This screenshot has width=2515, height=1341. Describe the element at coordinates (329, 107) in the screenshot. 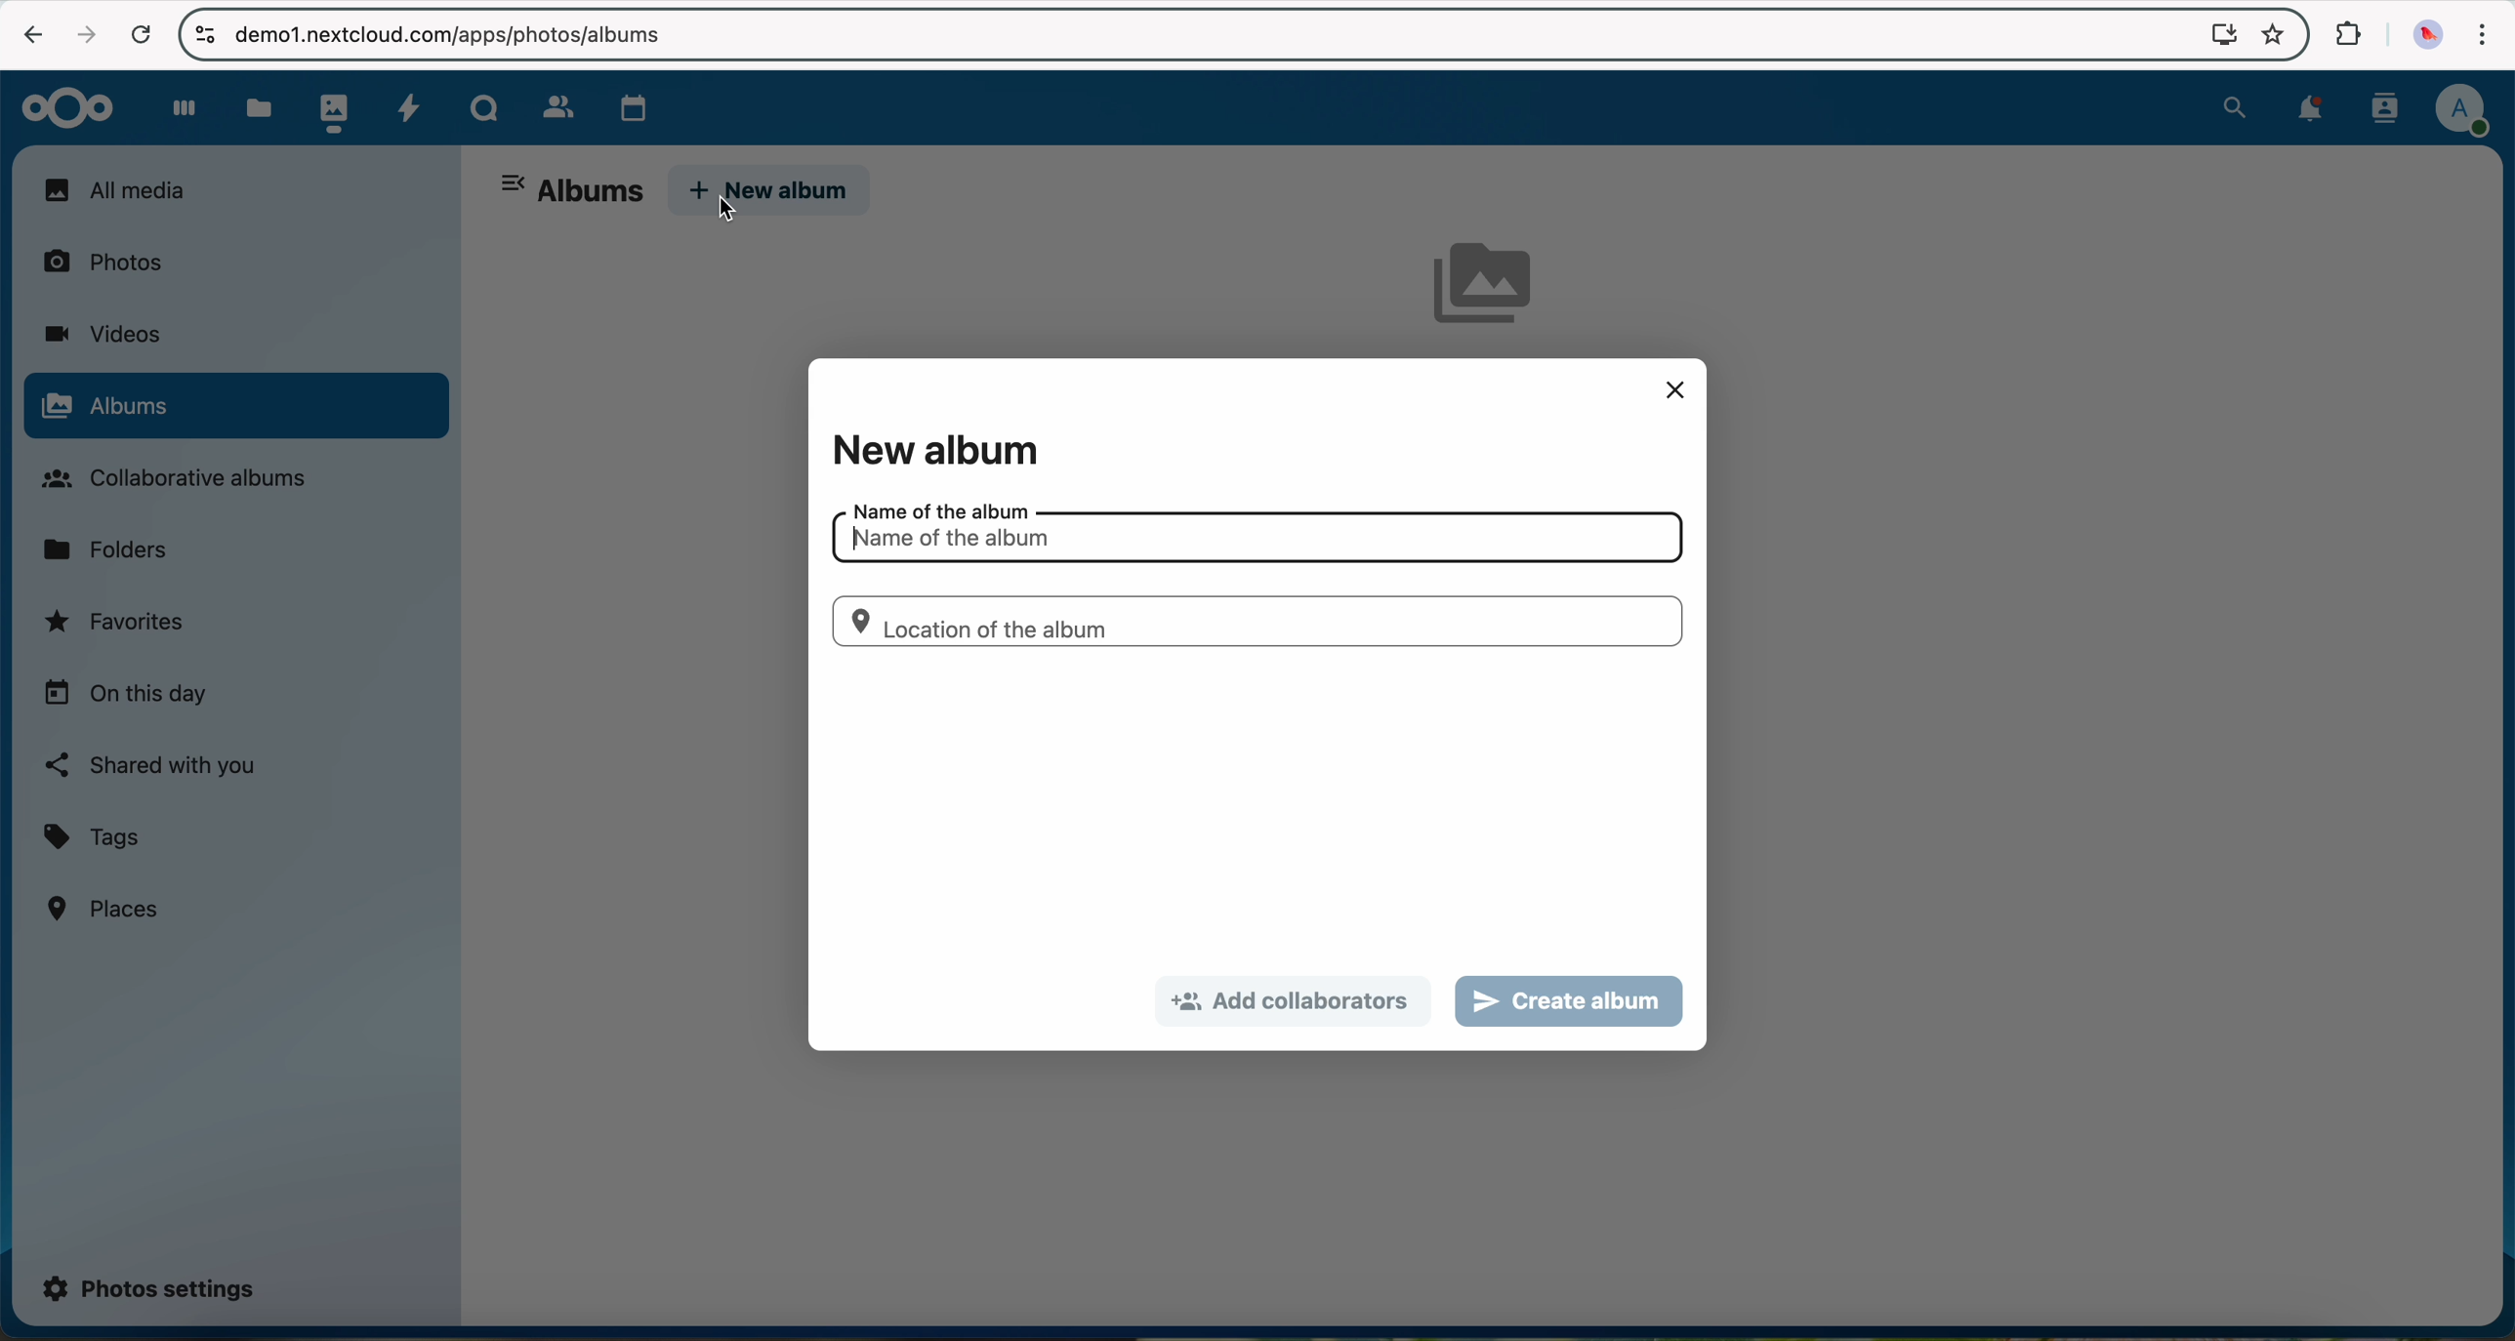

I see `photos` at that location.